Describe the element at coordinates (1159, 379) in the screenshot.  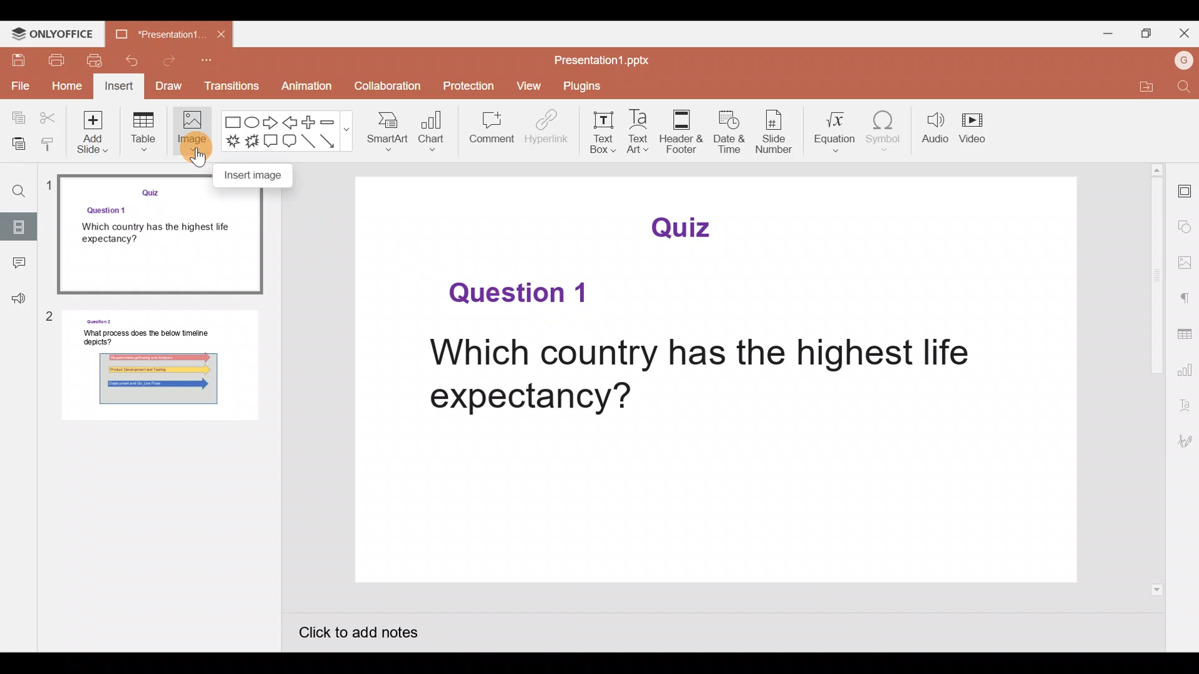
I see `Scroll bar` at that location.